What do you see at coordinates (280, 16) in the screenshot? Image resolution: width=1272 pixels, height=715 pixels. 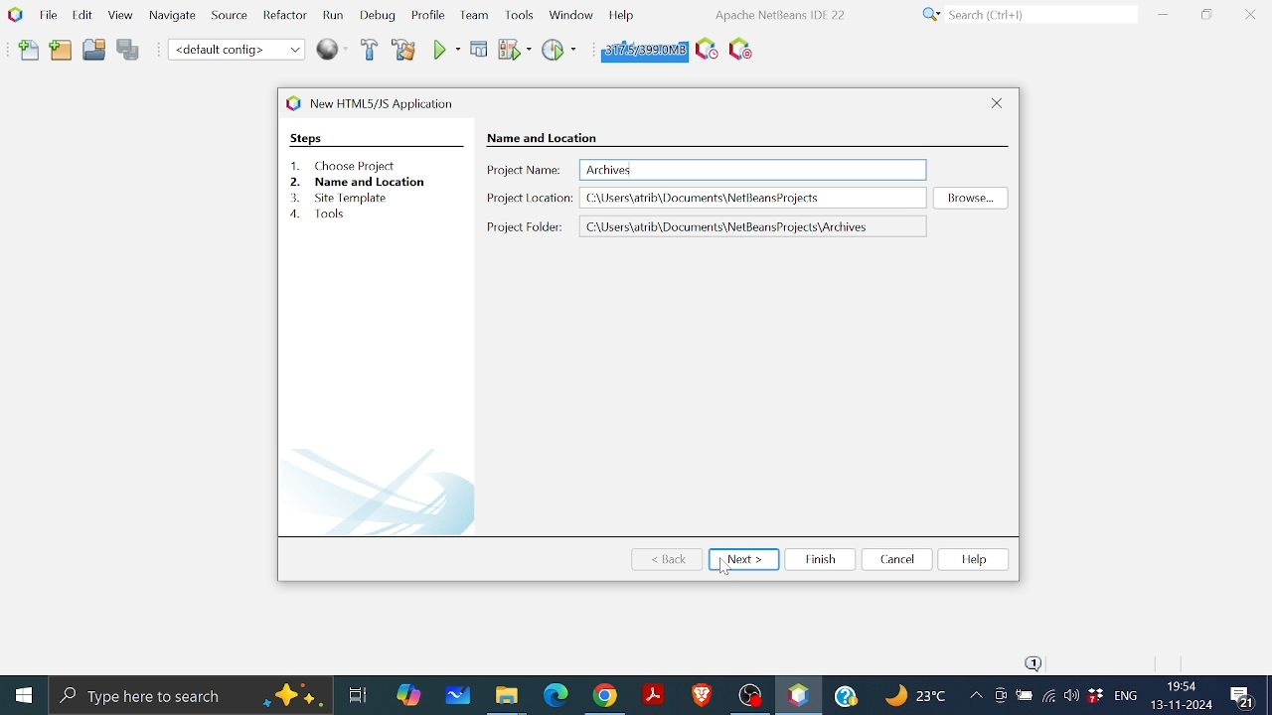 I see `Refractor` at bounding box center [280, 16].